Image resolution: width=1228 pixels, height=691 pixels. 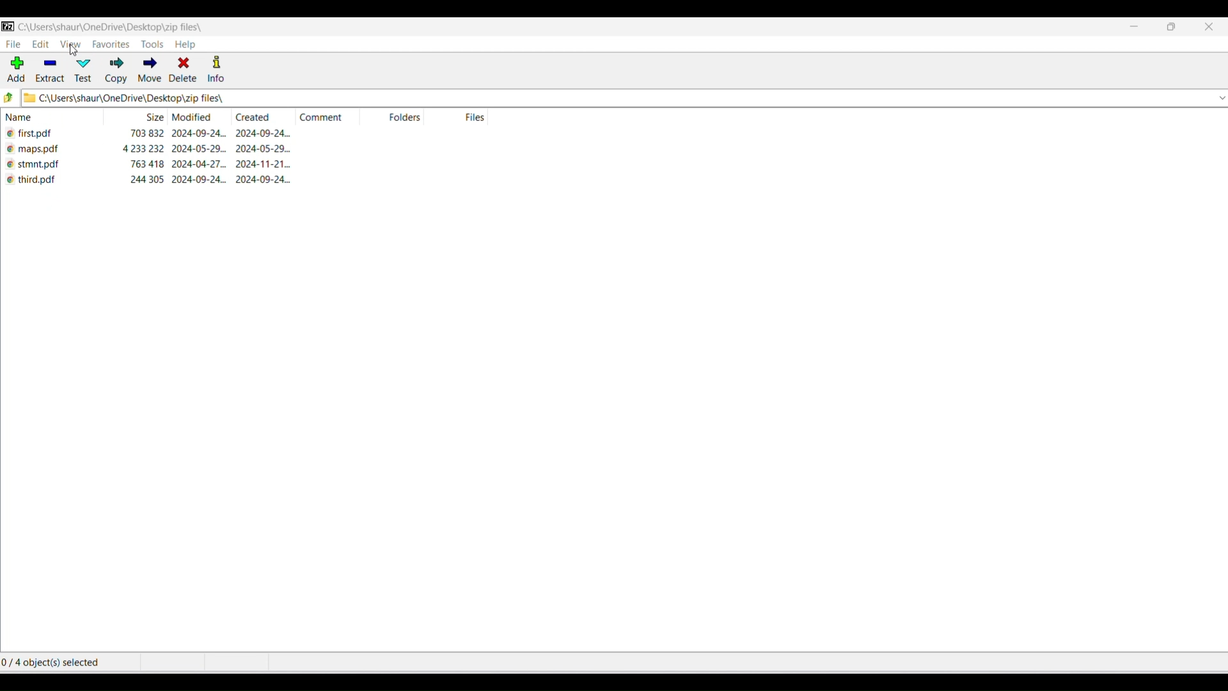 I want to click on extract, so click(x=48, y=70).